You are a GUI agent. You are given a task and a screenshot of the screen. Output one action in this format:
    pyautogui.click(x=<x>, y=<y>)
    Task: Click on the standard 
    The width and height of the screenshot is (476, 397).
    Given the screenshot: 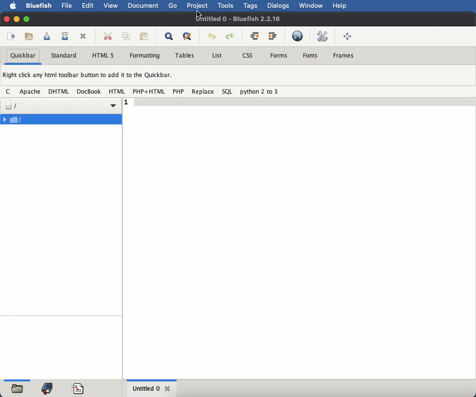 What is the action you would take?
    pyautogui.click(x=65, y=56)
    